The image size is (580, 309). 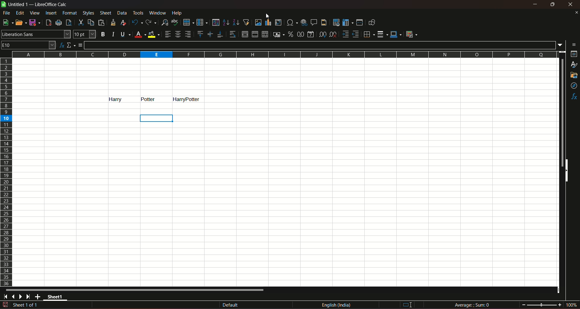 What do you see at coordinates (368, 34) in the screenshot?
I see `borders` at bounding box center [368, 34].